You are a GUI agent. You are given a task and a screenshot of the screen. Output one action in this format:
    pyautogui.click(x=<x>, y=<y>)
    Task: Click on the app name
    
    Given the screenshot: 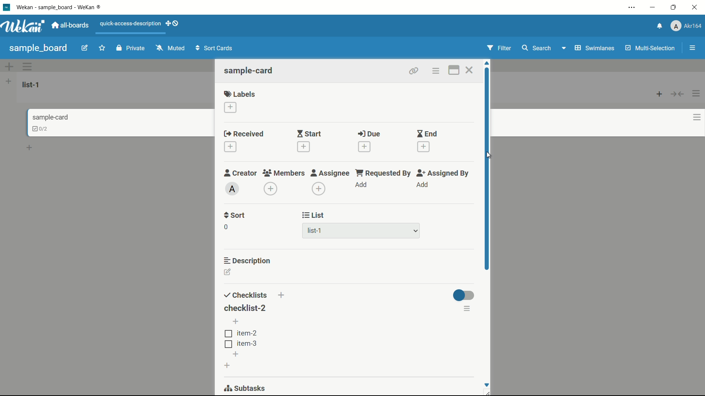 What is the action you would take?
    pyautogui.click(x=64, y=7)
    